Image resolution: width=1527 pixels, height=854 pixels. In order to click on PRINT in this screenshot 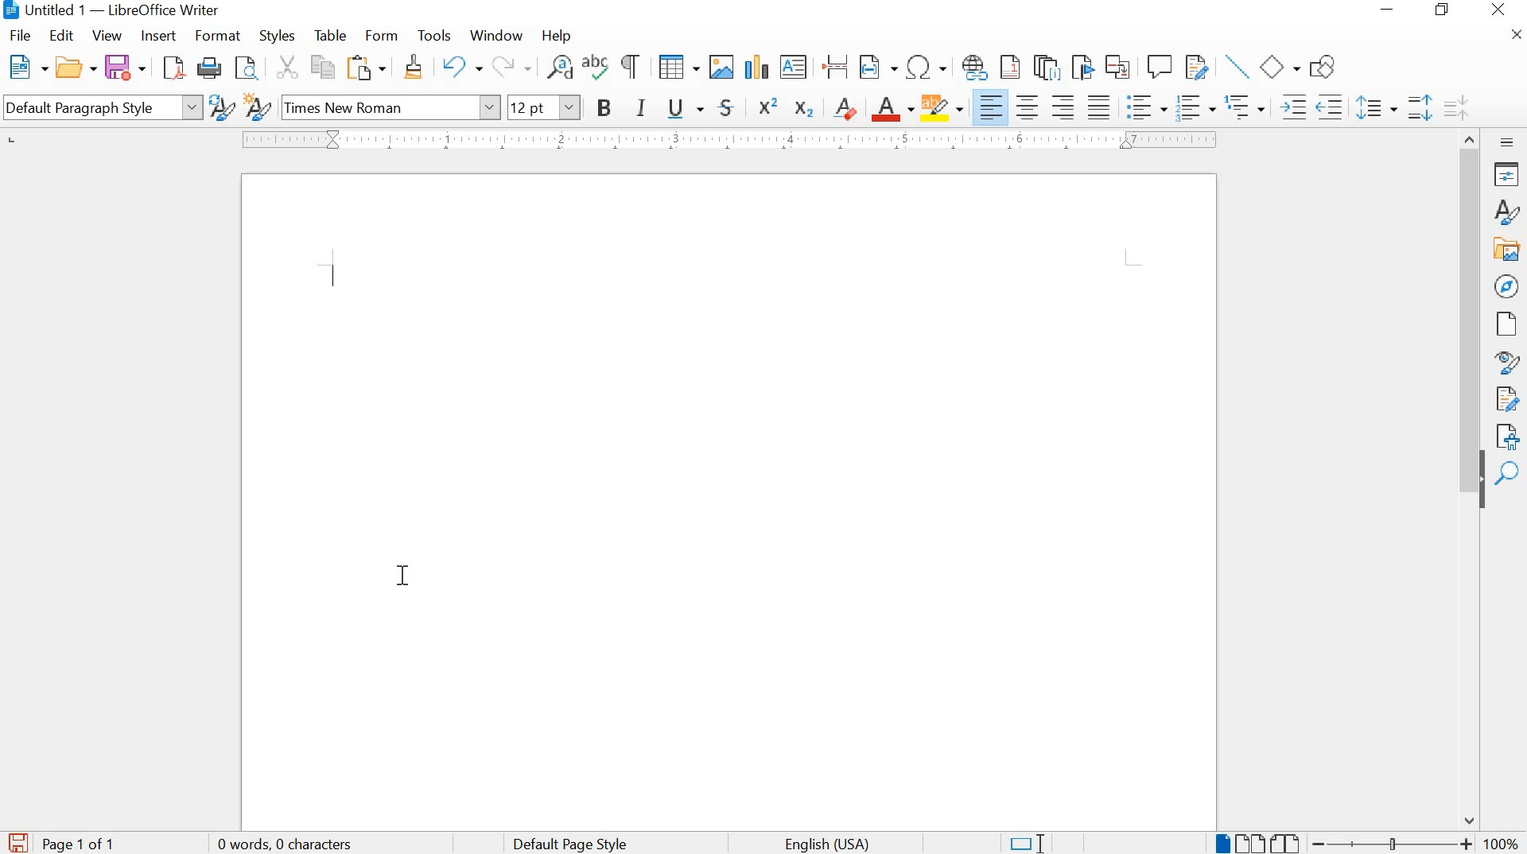, I will do `click(209, 68)`.